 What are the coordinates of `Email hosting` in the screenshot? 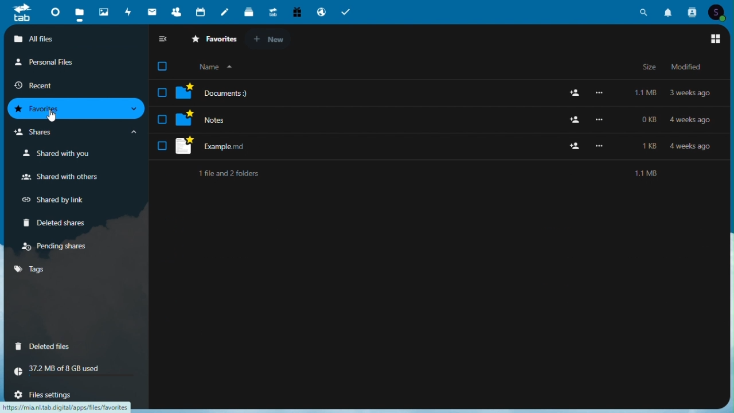 It's located at (321, 10).